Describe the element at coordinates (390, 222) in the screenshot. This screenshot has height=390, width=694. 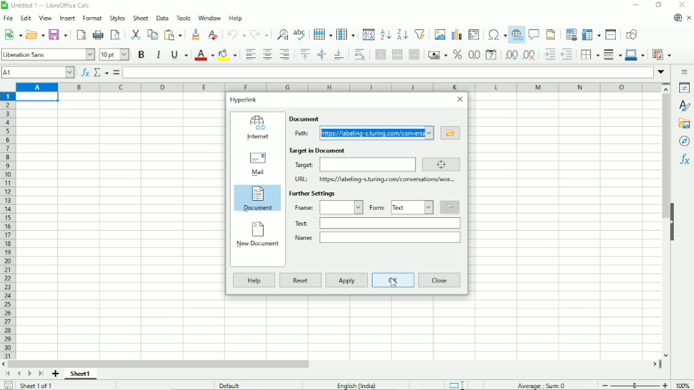
I see `Input` at that location.